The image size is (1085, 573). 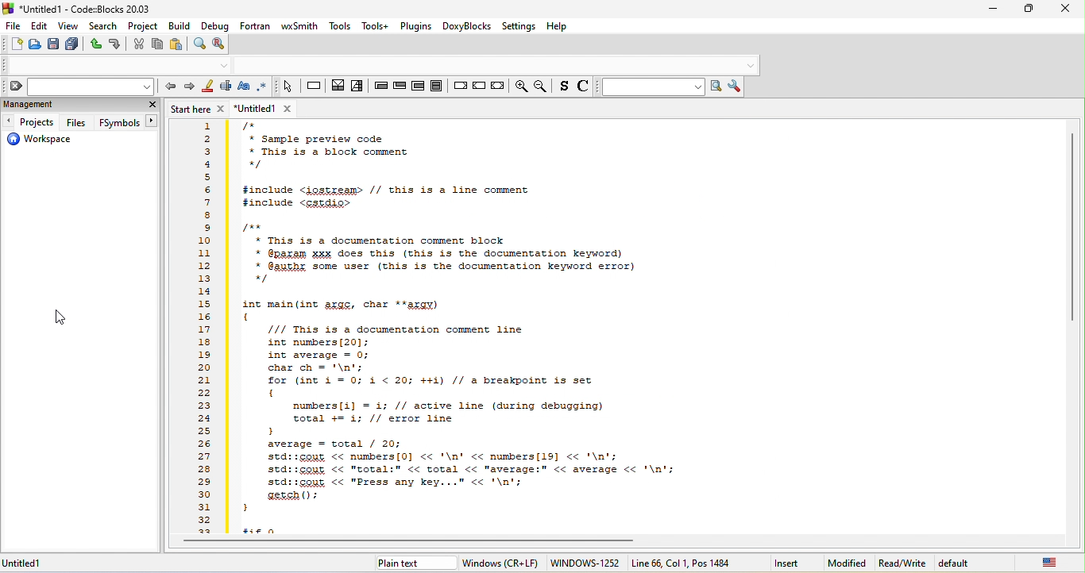 What do you see at coordinates (32, 563) in the screenshot?
I see `untitled 1` at bounding box center [32, 563].